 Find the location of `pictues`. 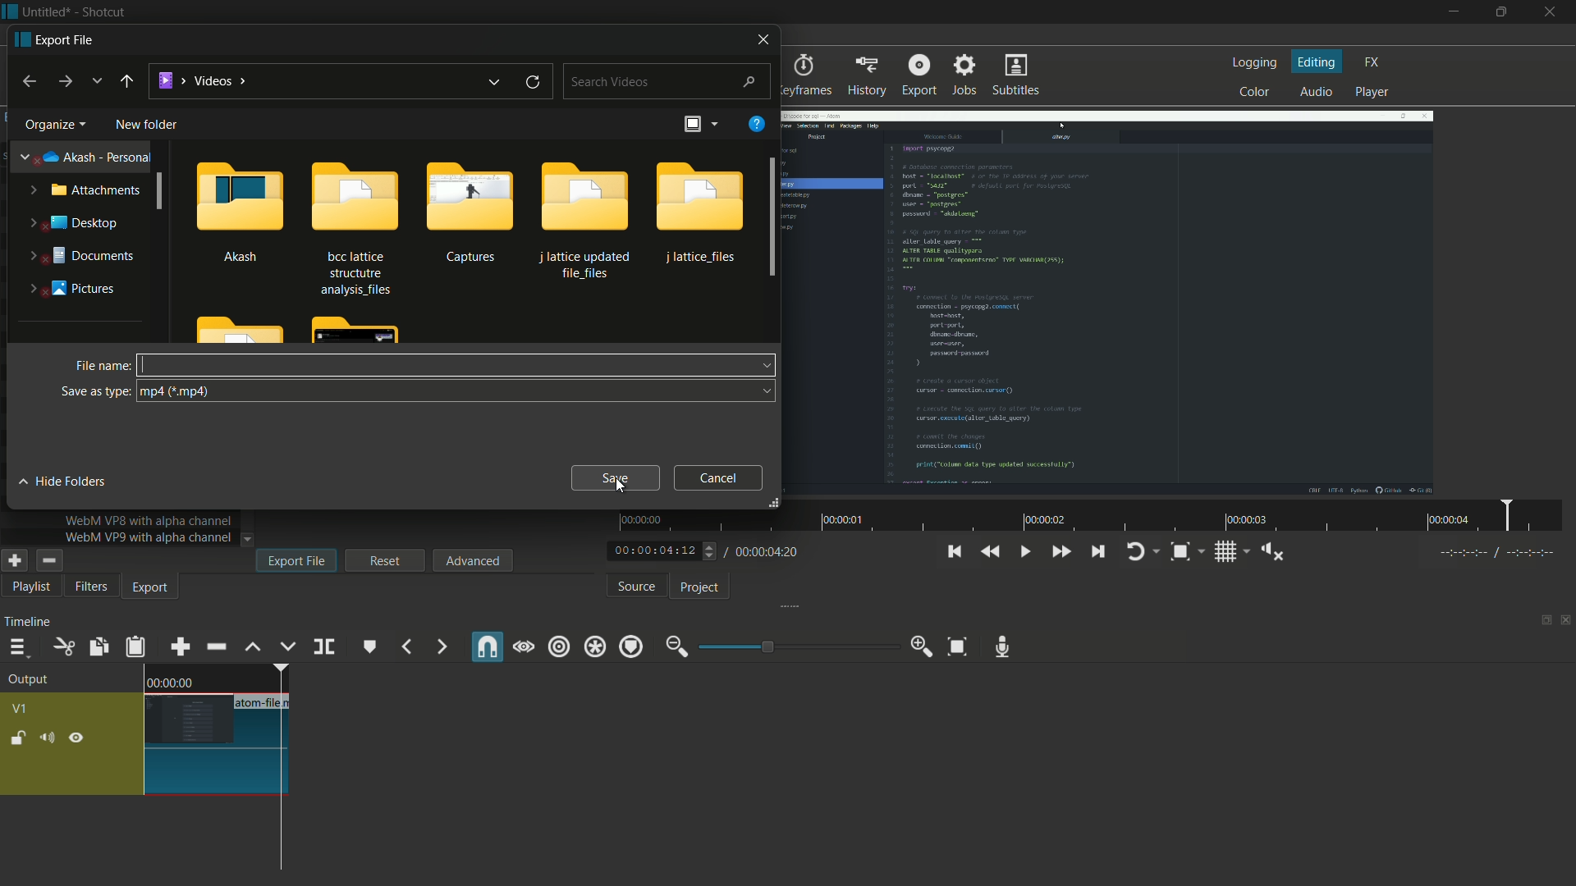

pictues is located at coordinates (68, 287).